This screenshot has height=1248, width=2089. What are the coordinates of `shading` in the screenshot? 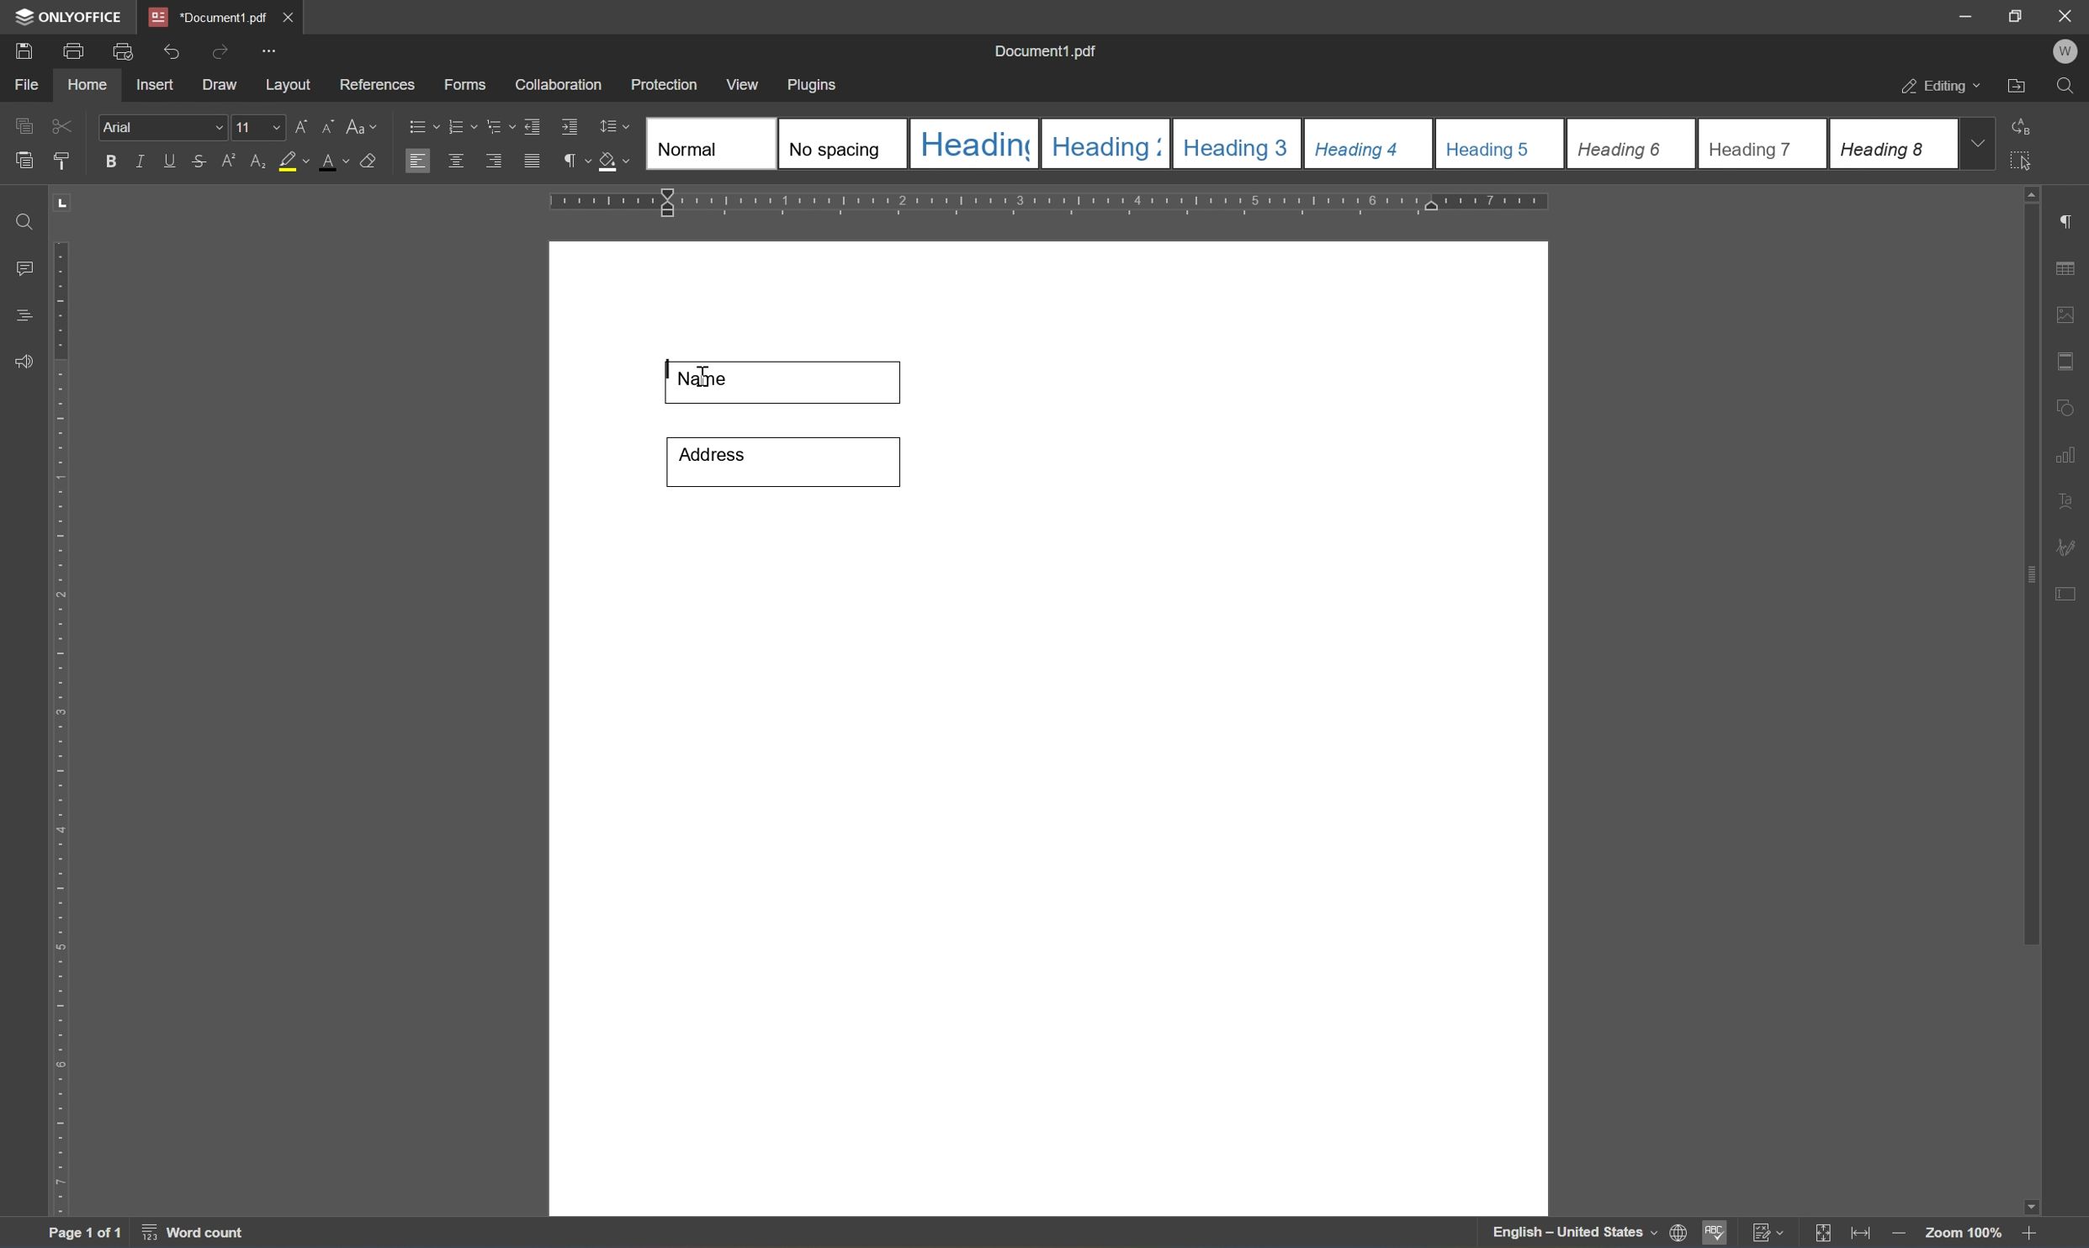 It's located at (616, 163).